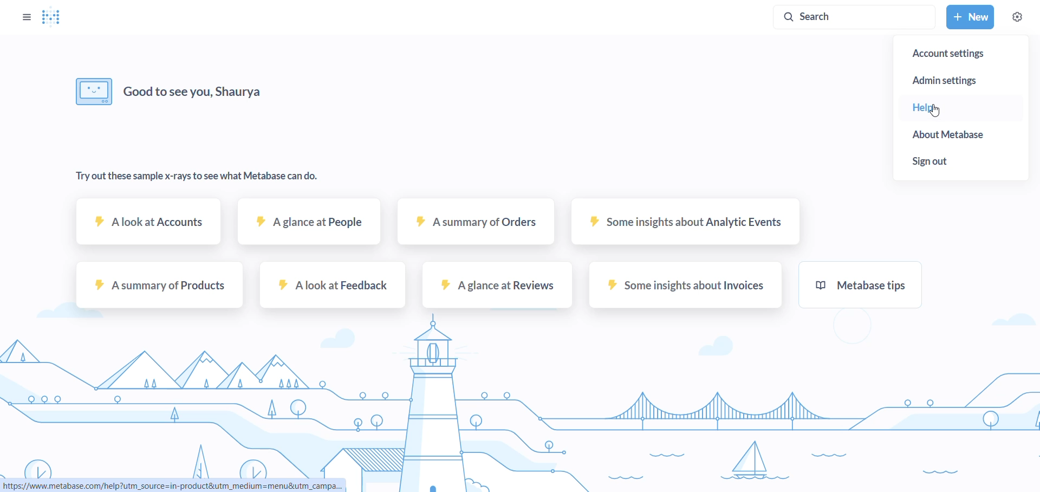  What do you see at coordinates (149, 226) in the screenshot?
I see `A look at accounts sample` at bounding box center [149, 226].